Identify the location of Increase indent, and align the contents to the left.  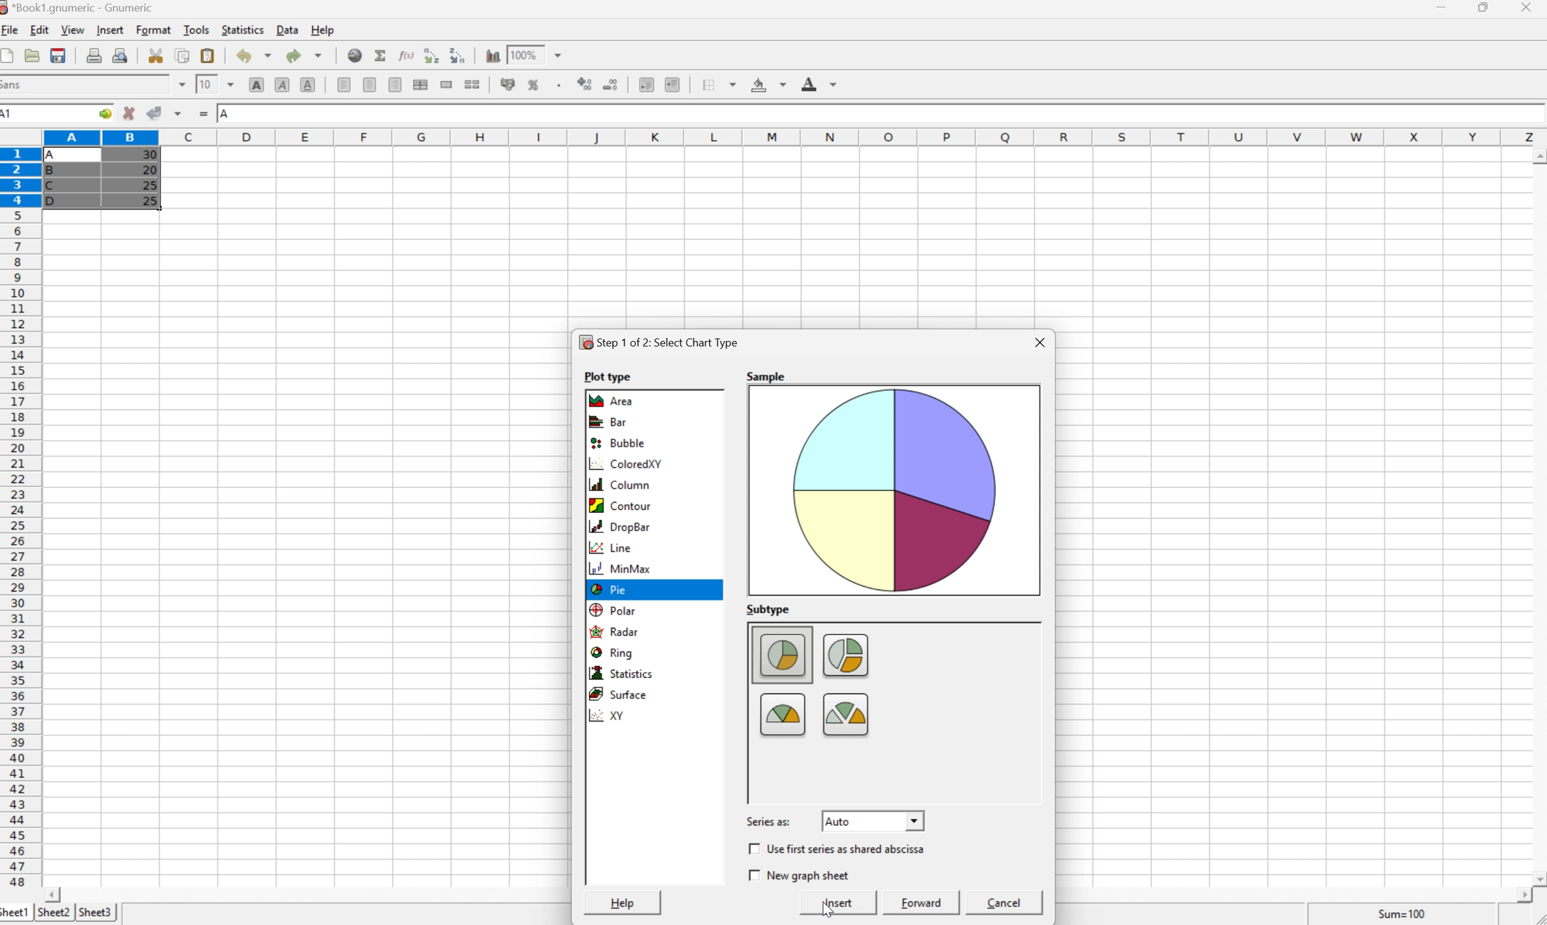
(676, 85).